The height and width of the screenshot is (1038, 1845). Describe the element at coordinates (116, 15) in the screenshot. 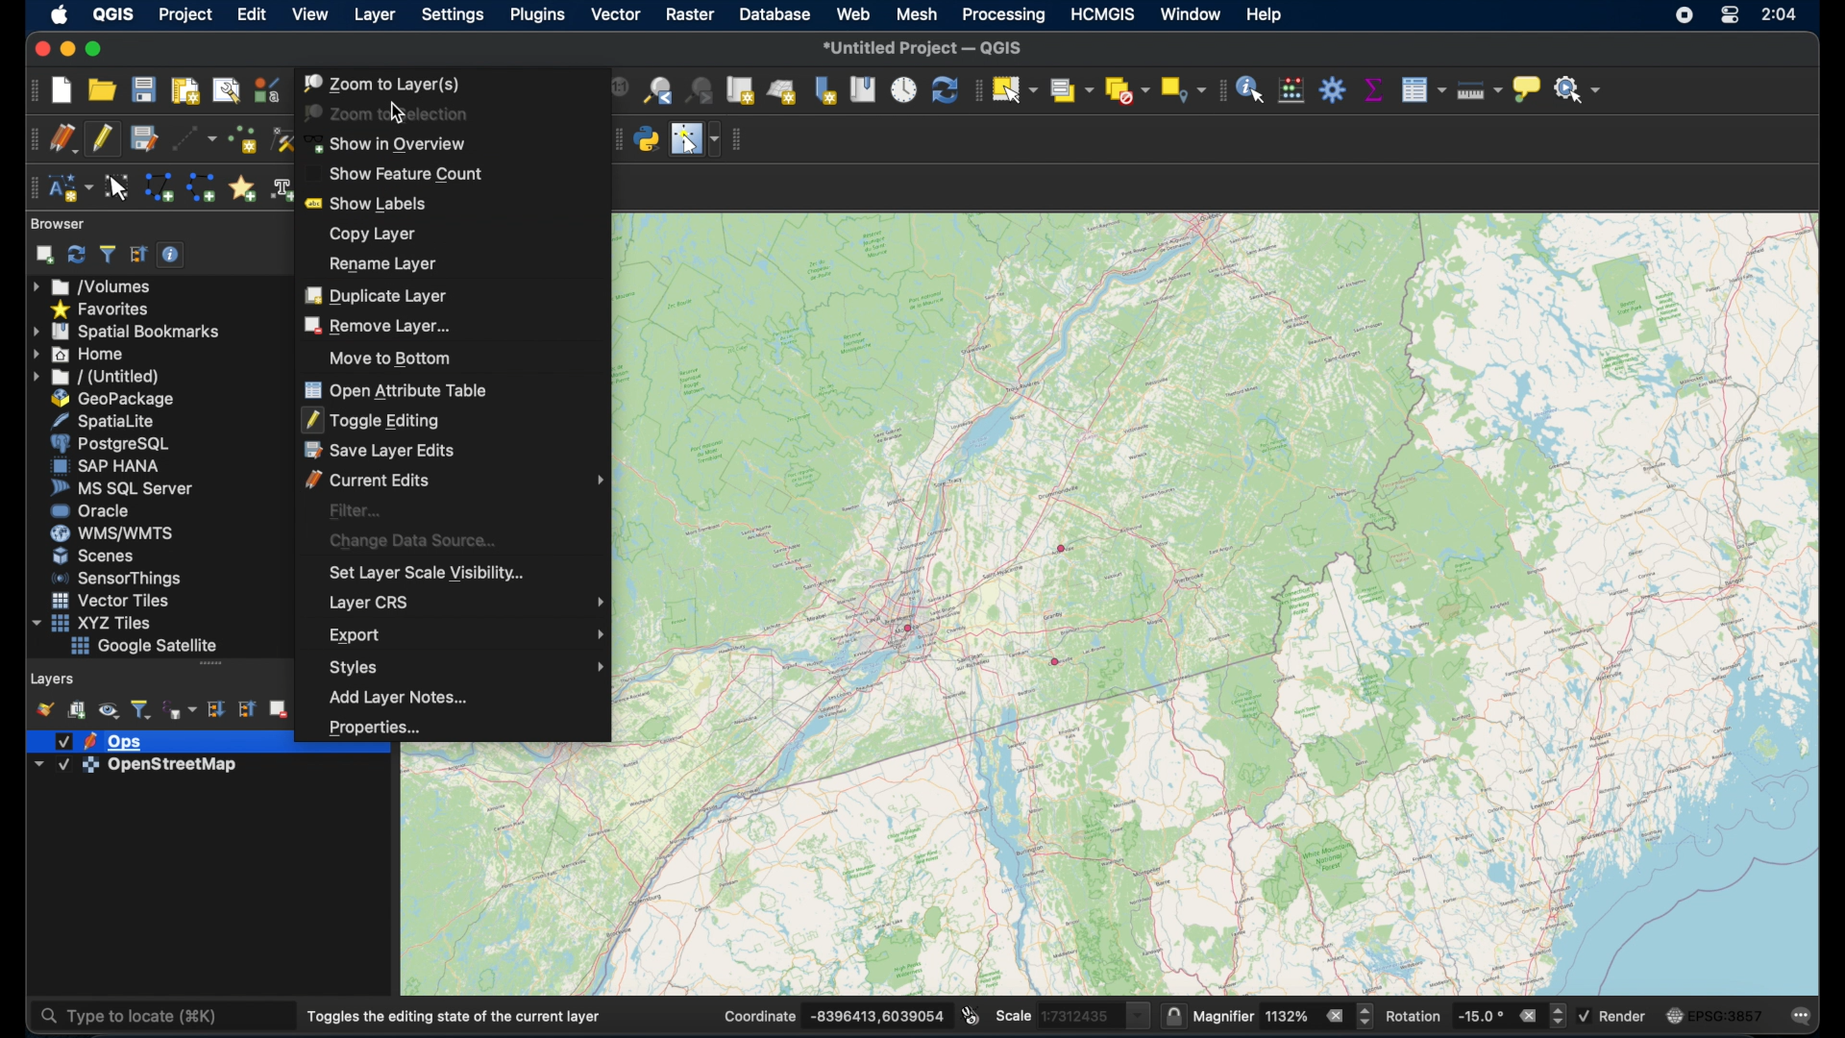

I see `QGIS` at that location.